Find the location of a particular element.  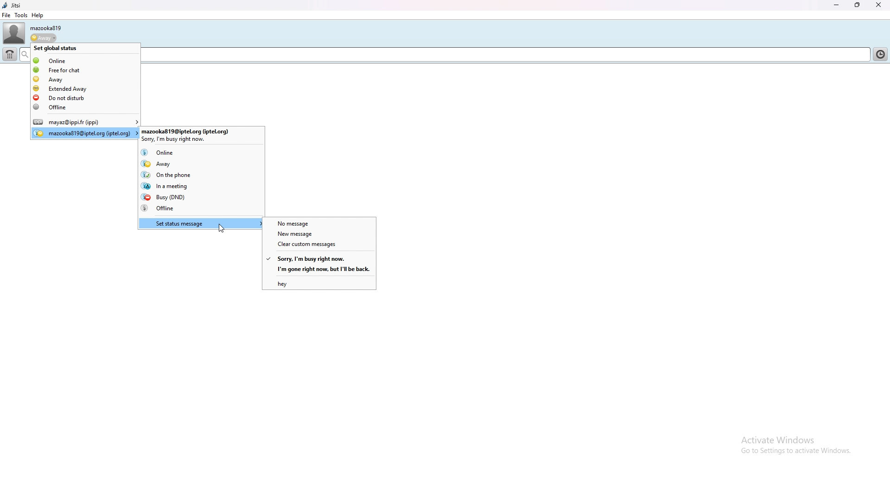

extended away is located at coordinates (85, 88).